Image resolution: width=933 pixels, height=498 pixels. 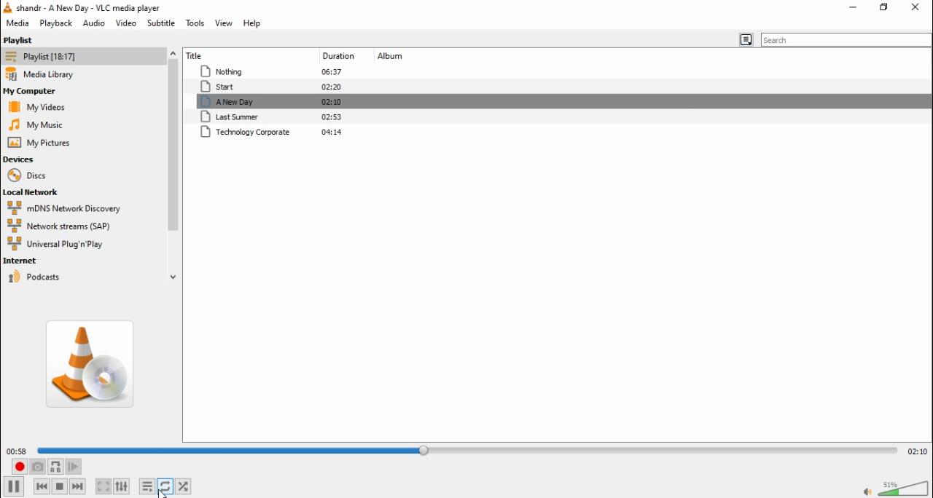 I want to click on my computer, so click(x=33, y=91).